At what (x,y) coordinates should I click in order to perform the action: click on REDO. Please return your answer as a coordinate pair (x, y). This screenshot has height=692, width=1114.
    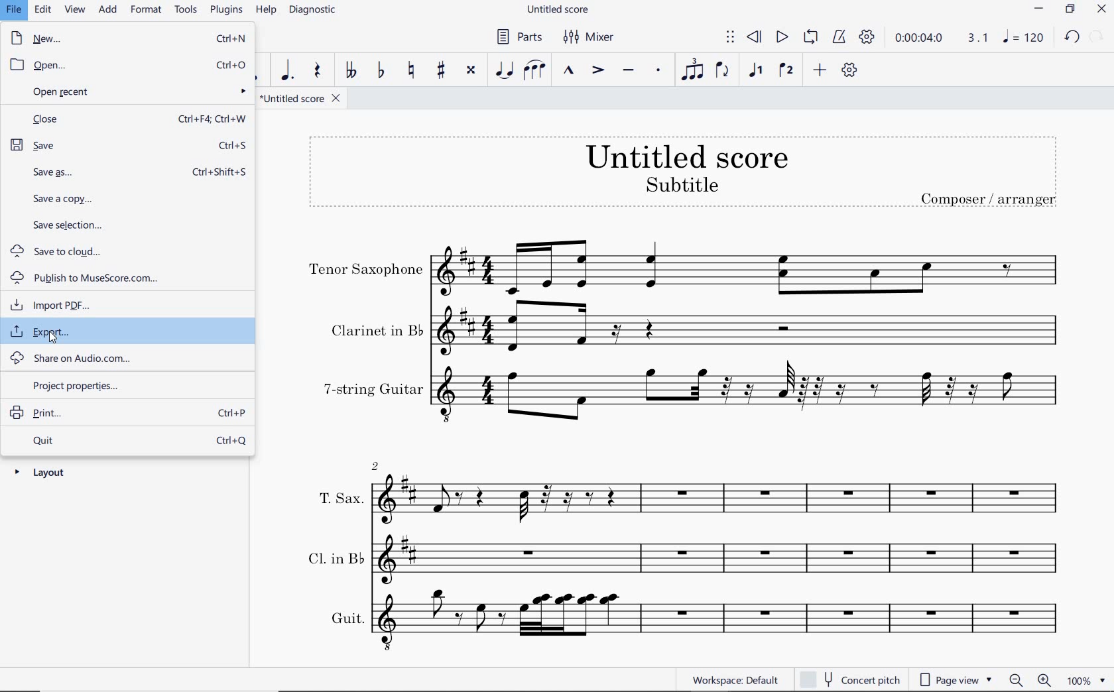
    Looking at the image, I should click on (1097, 36).